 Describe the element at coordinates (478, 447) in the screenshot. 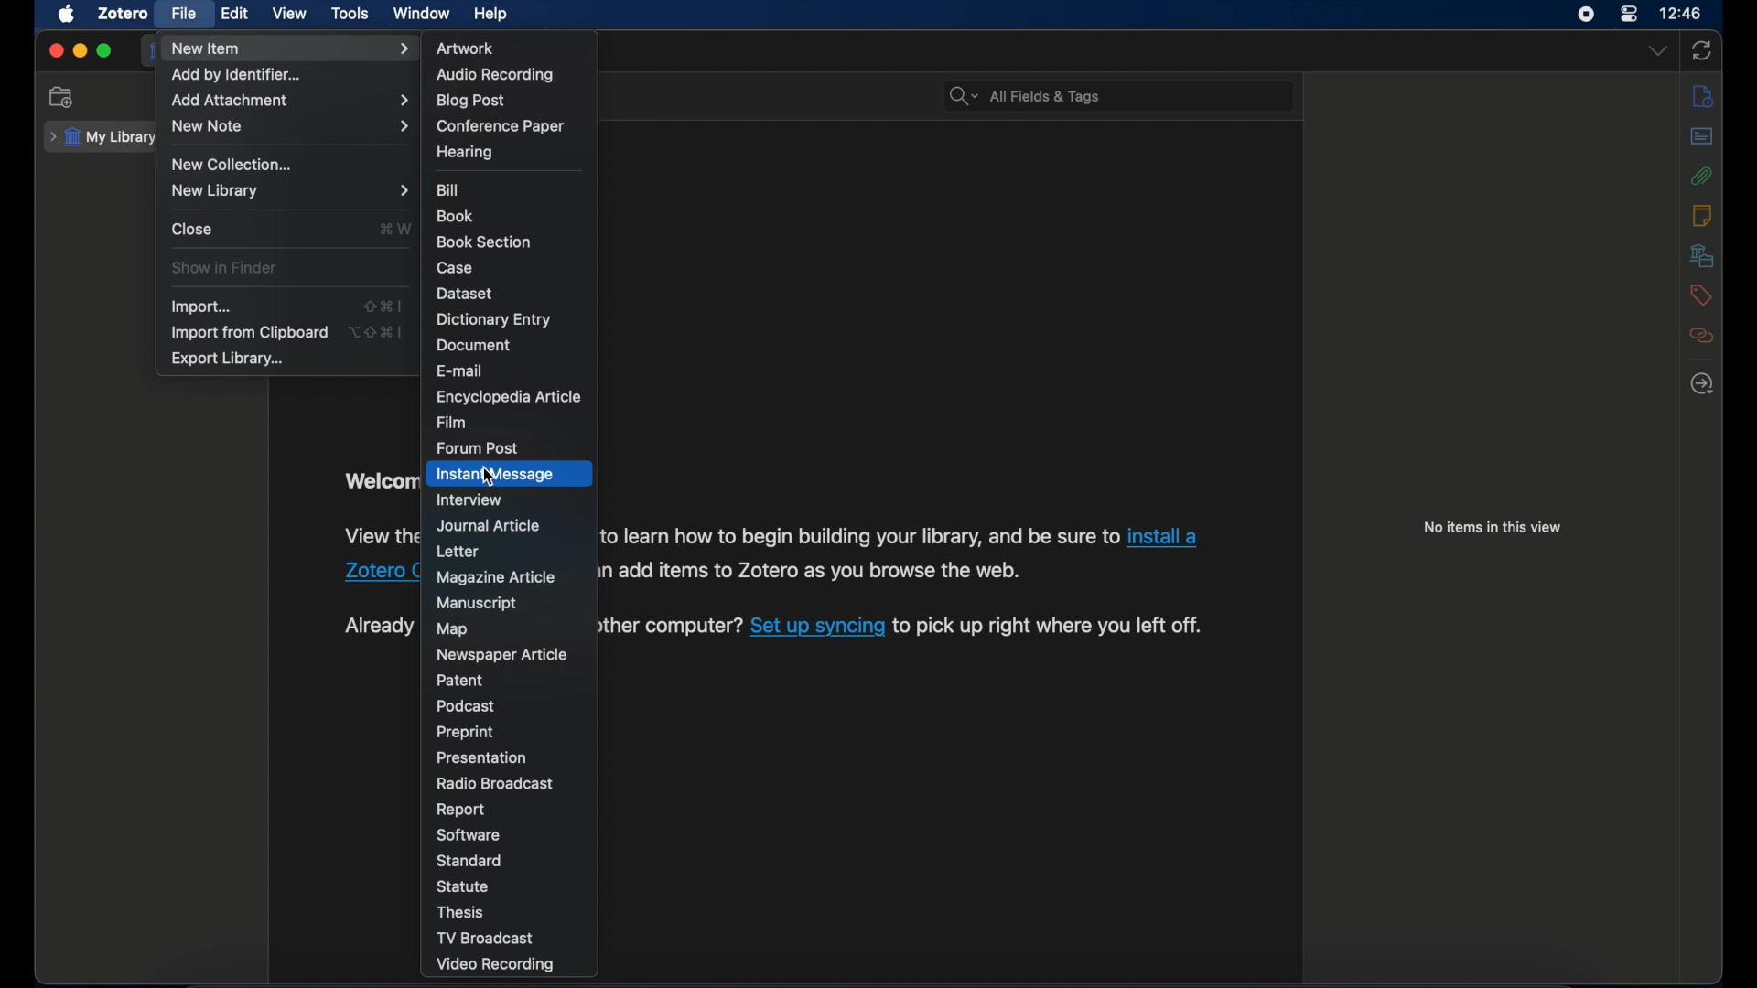

I see `forum post` at that location.